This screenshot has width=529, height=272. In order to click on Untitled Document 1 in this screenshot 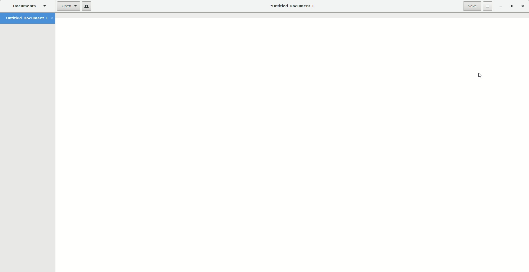, I will do `click(29, 19)`.